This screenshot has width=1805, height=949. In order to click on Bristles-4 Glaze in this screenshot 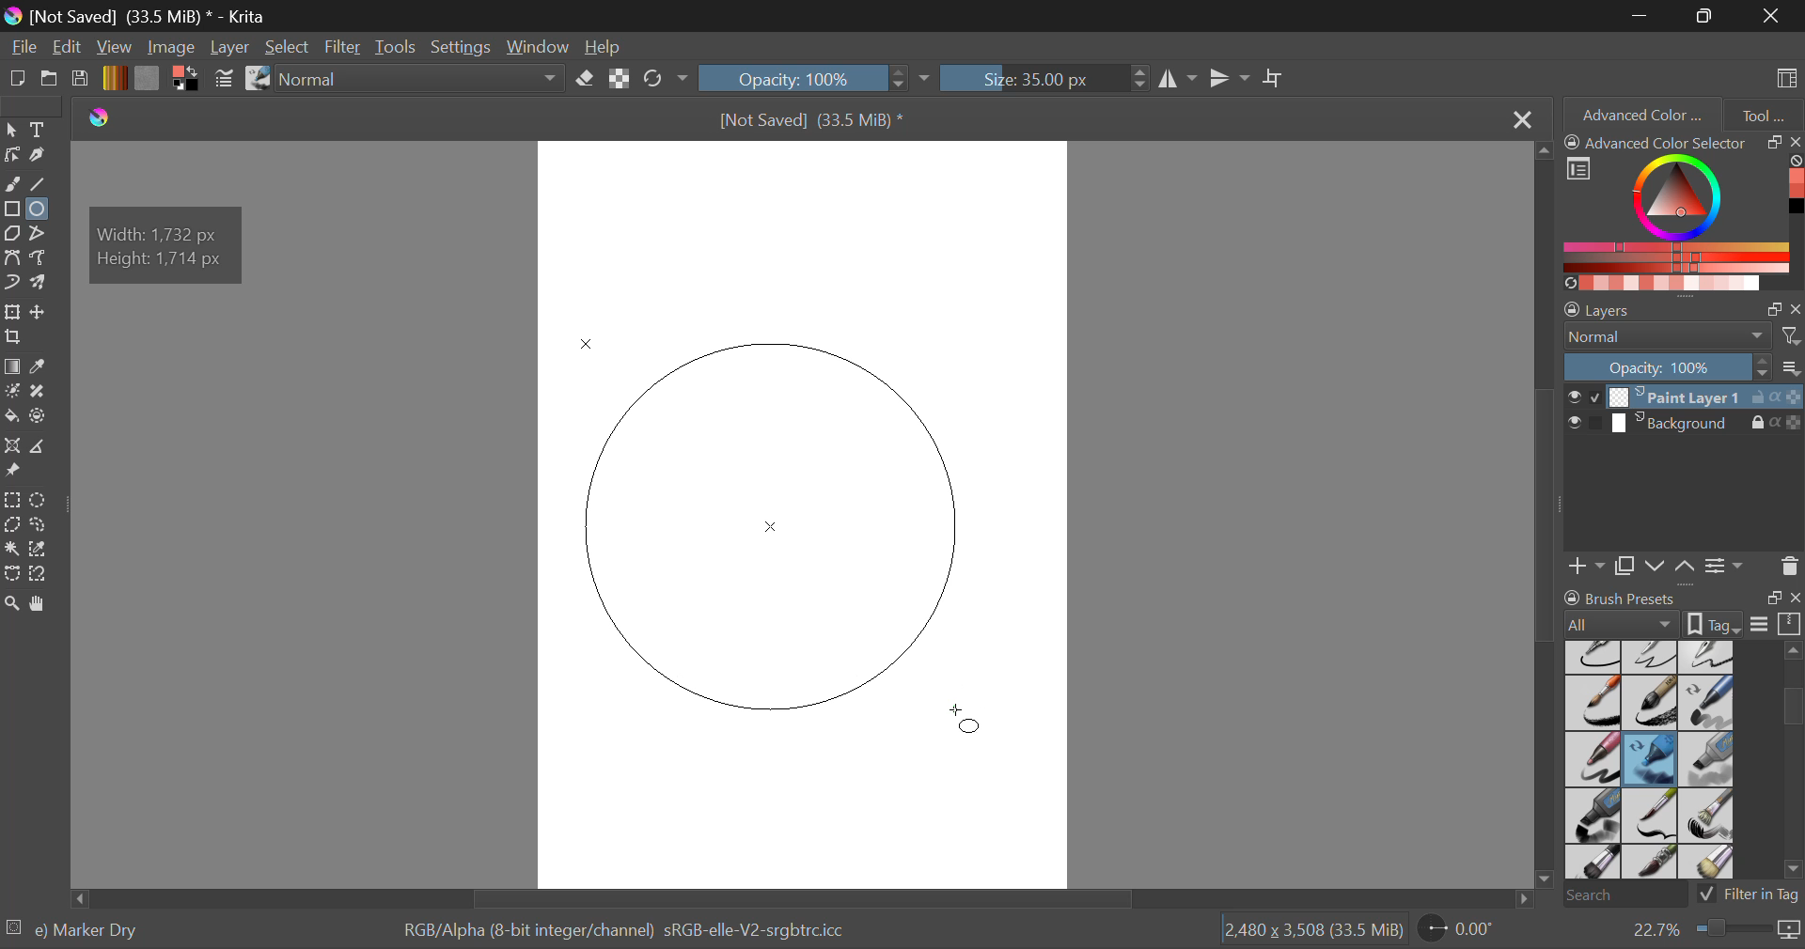, I will do `click(1653, 863)`.